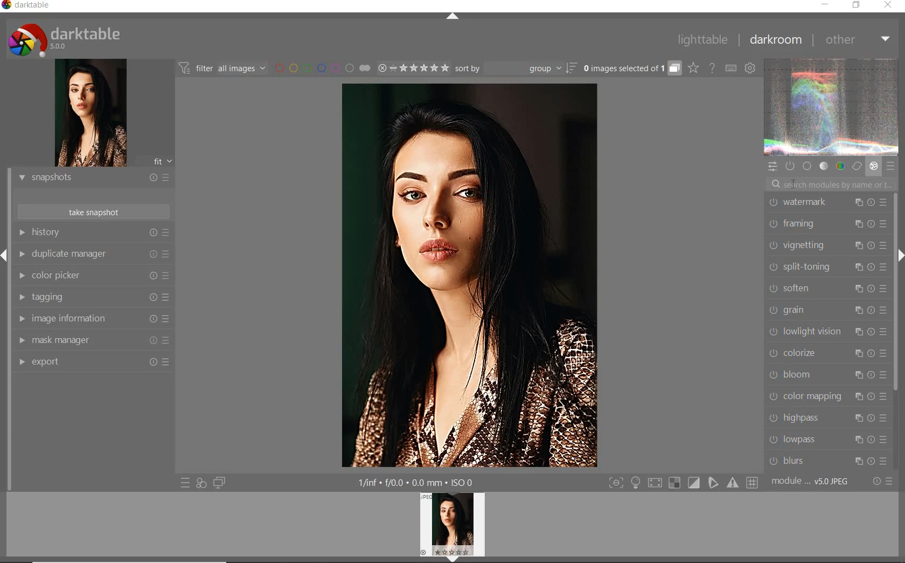 Image resolution: width=905 pixels, height=563 pixels. What do you see at coordinates (832, 184) in the screenshot?
I see `search modules by name` at bounding box center [832, 184].